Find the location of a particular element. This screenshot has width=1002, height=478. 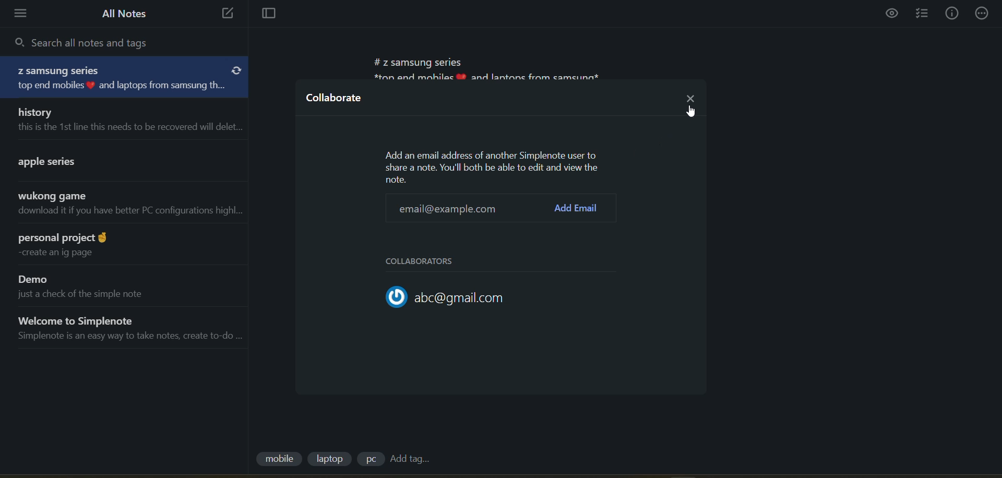

email is located at coordinates (464, 209).